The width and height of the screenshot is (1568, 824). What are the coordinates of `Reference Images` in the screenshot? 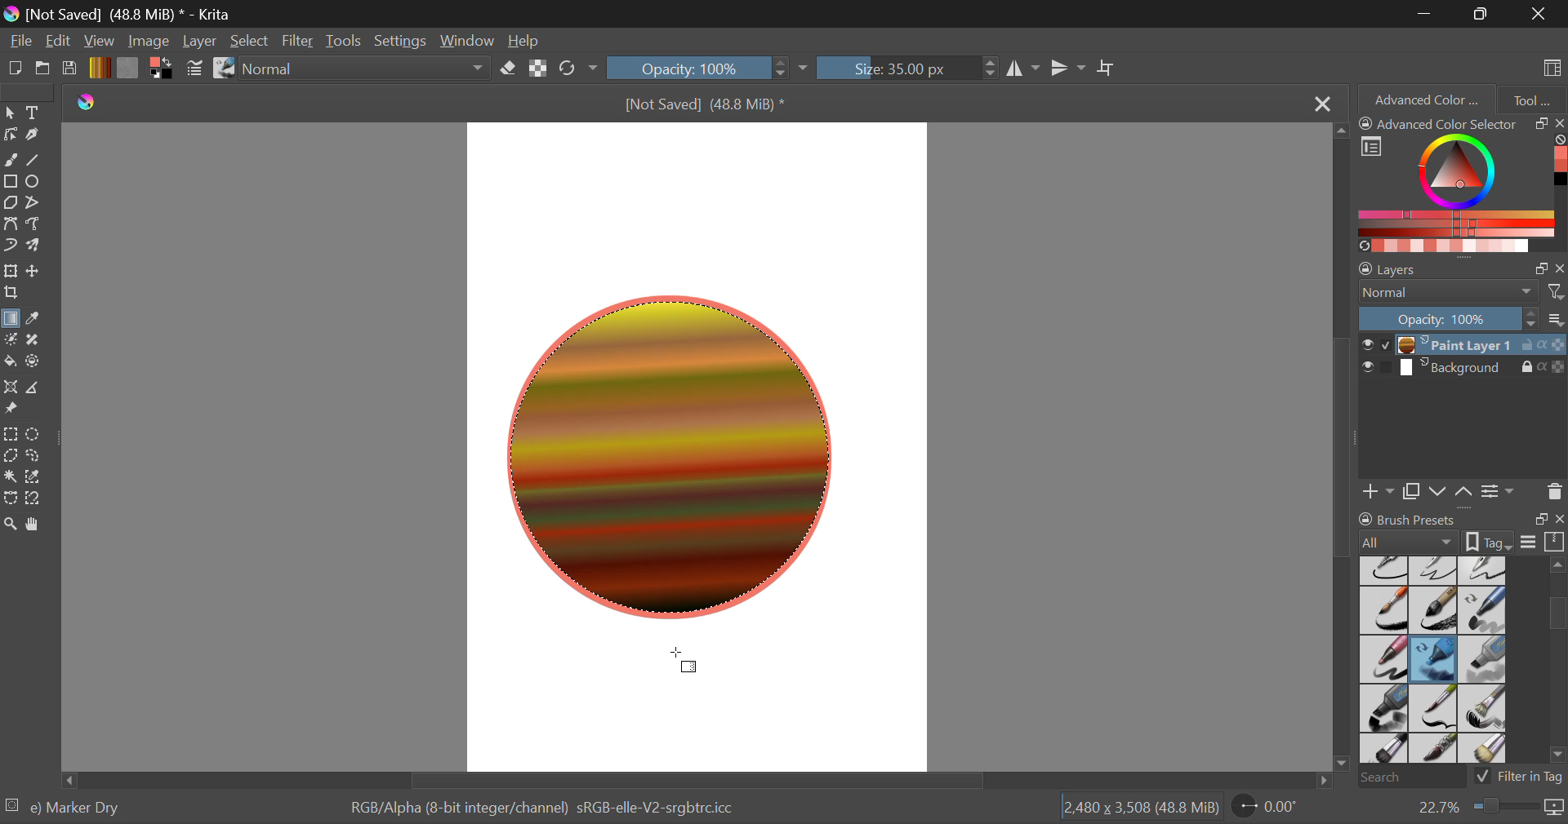 It's located at (14, 410).